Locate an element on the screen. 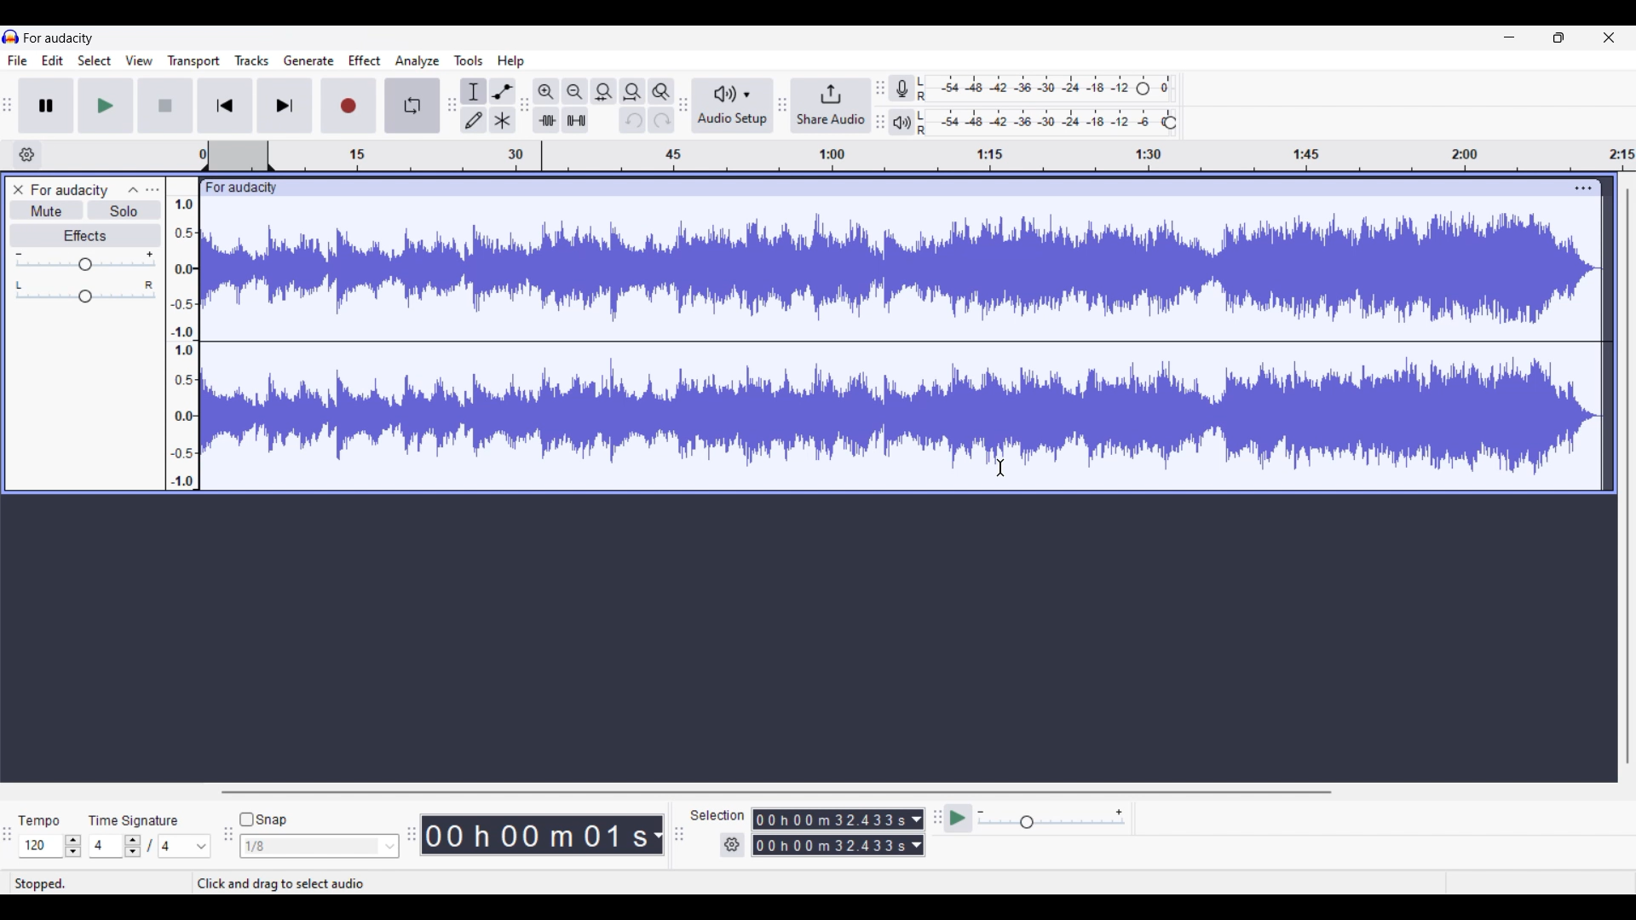 The image size is (1636, 920). Increase/Decrease number is located at coordinates (133, 846).